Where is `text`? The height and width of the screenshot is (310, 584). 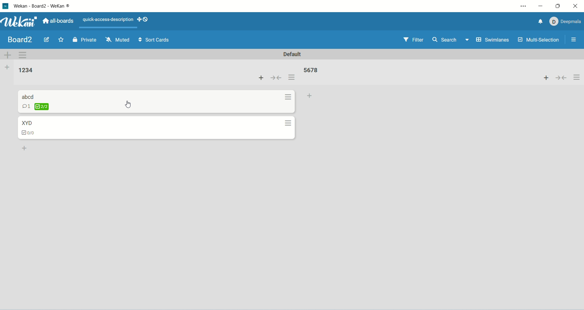 text is located at coordinates (108, 20).